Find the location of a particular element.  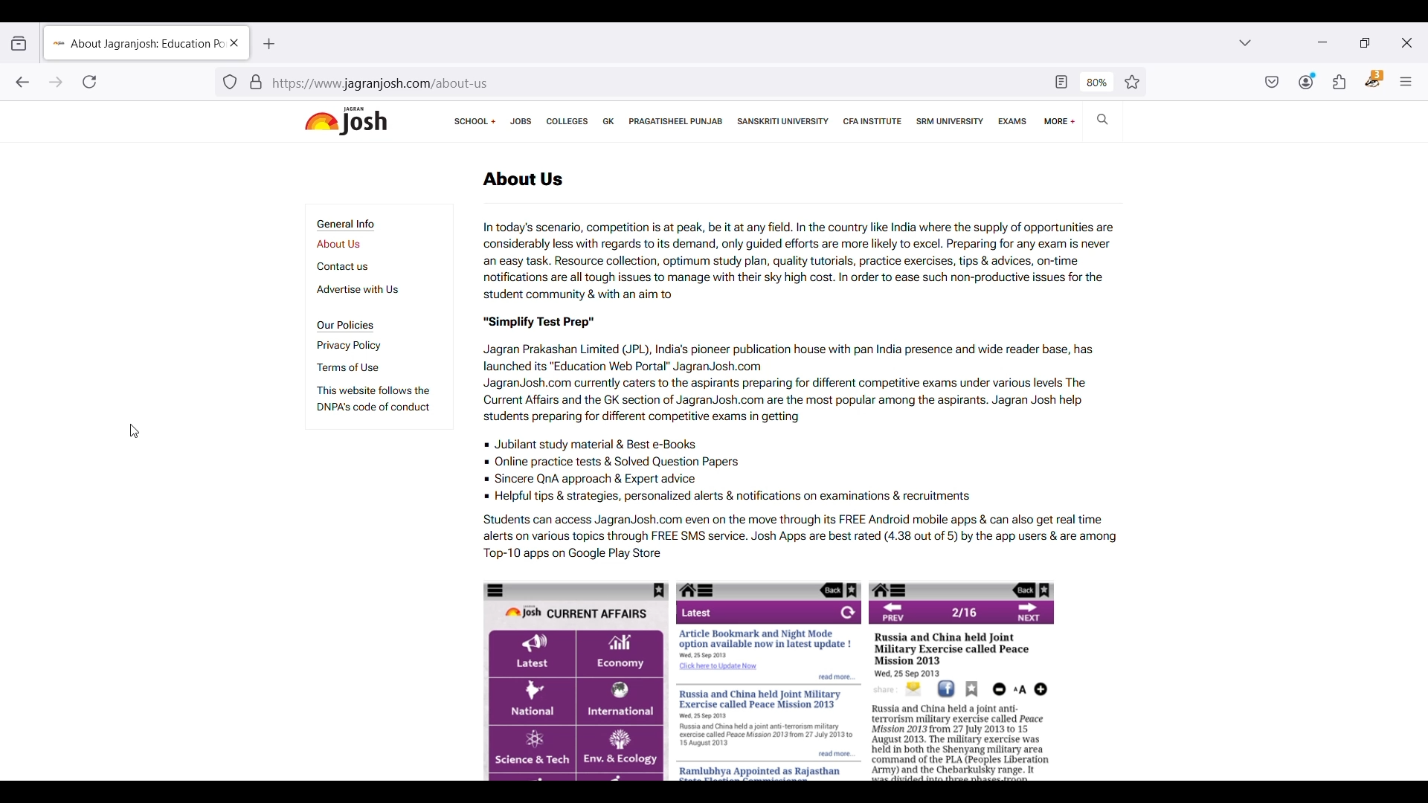

In today's scenario, competition is at peak, be it at any field. In the country like India where the supply of opportunities are
considerably less with regards to its demand, only guided efforts are more likely to excel. Preparing for any exam is never
an easy task. Resource collection, optimum study plan, quality tutorials, practice exercises, tips & advices, on-time
notifications are all tough issues to manage with their sky high cost. In order to ease such non-productive issues for the
student community & with an aim to is located at coordinates (803, 259).